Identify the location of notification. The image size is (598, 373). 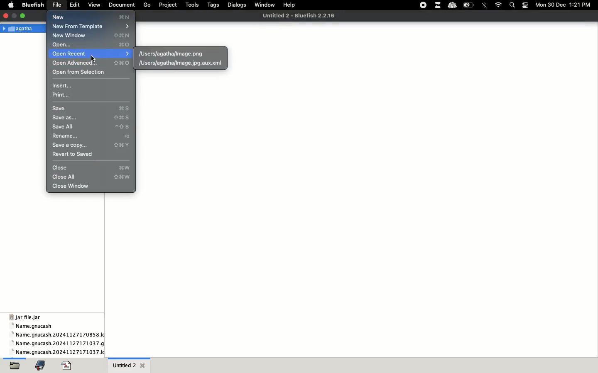
(526, 5).